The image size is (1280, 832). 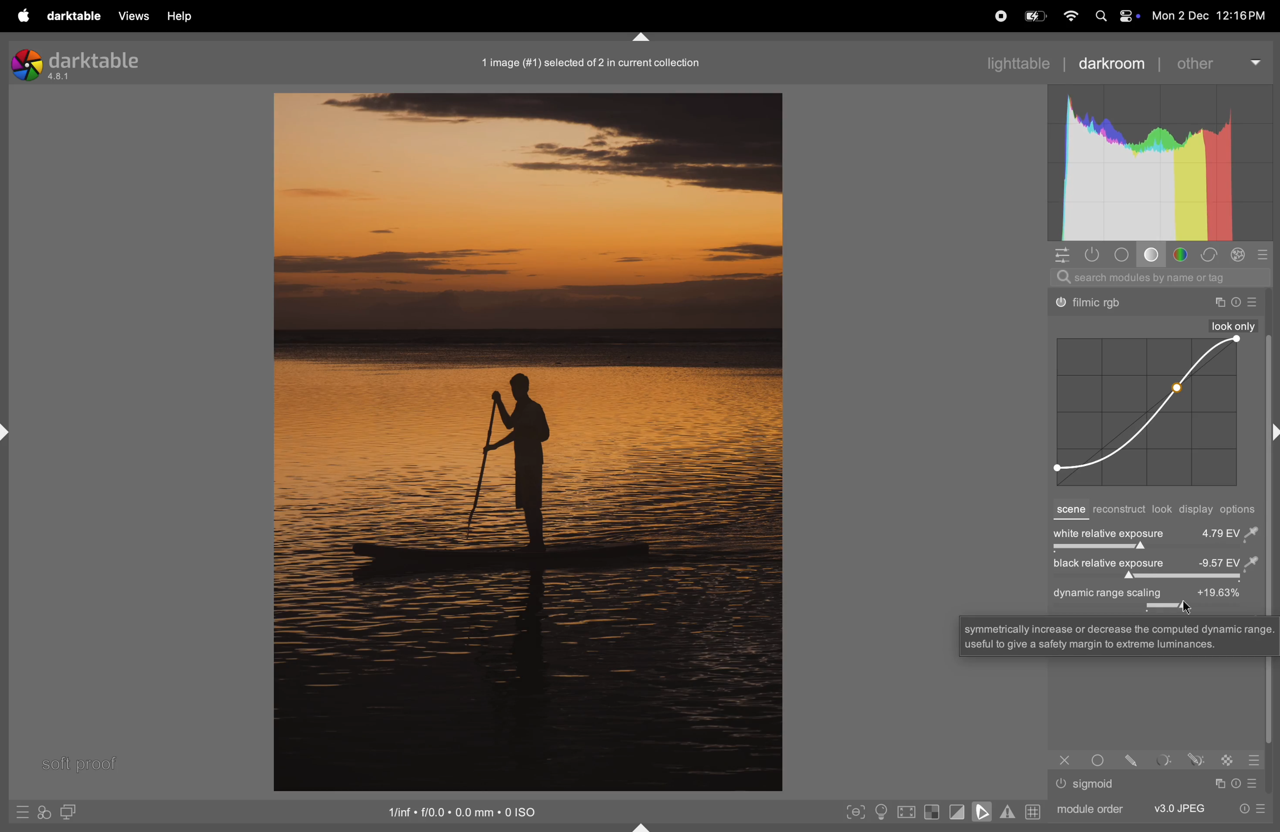 What do you see at coordinates (884, 813) in the screenshot?
I see `toggle iso` at bounding box center [884, 813].